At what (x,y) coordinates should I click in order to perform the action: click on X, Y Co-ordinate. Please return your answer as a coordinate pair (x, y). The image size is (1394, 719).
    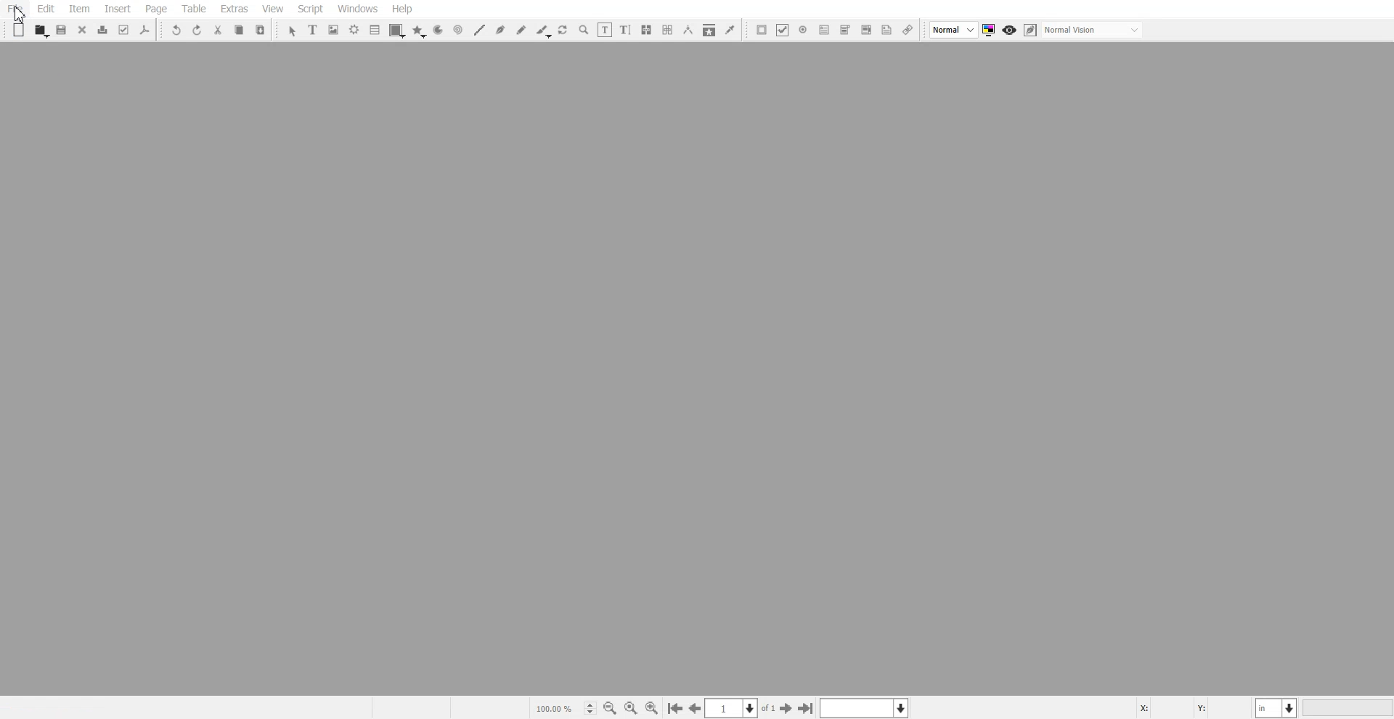
    Looking at the image, I should click on (1193, 707).